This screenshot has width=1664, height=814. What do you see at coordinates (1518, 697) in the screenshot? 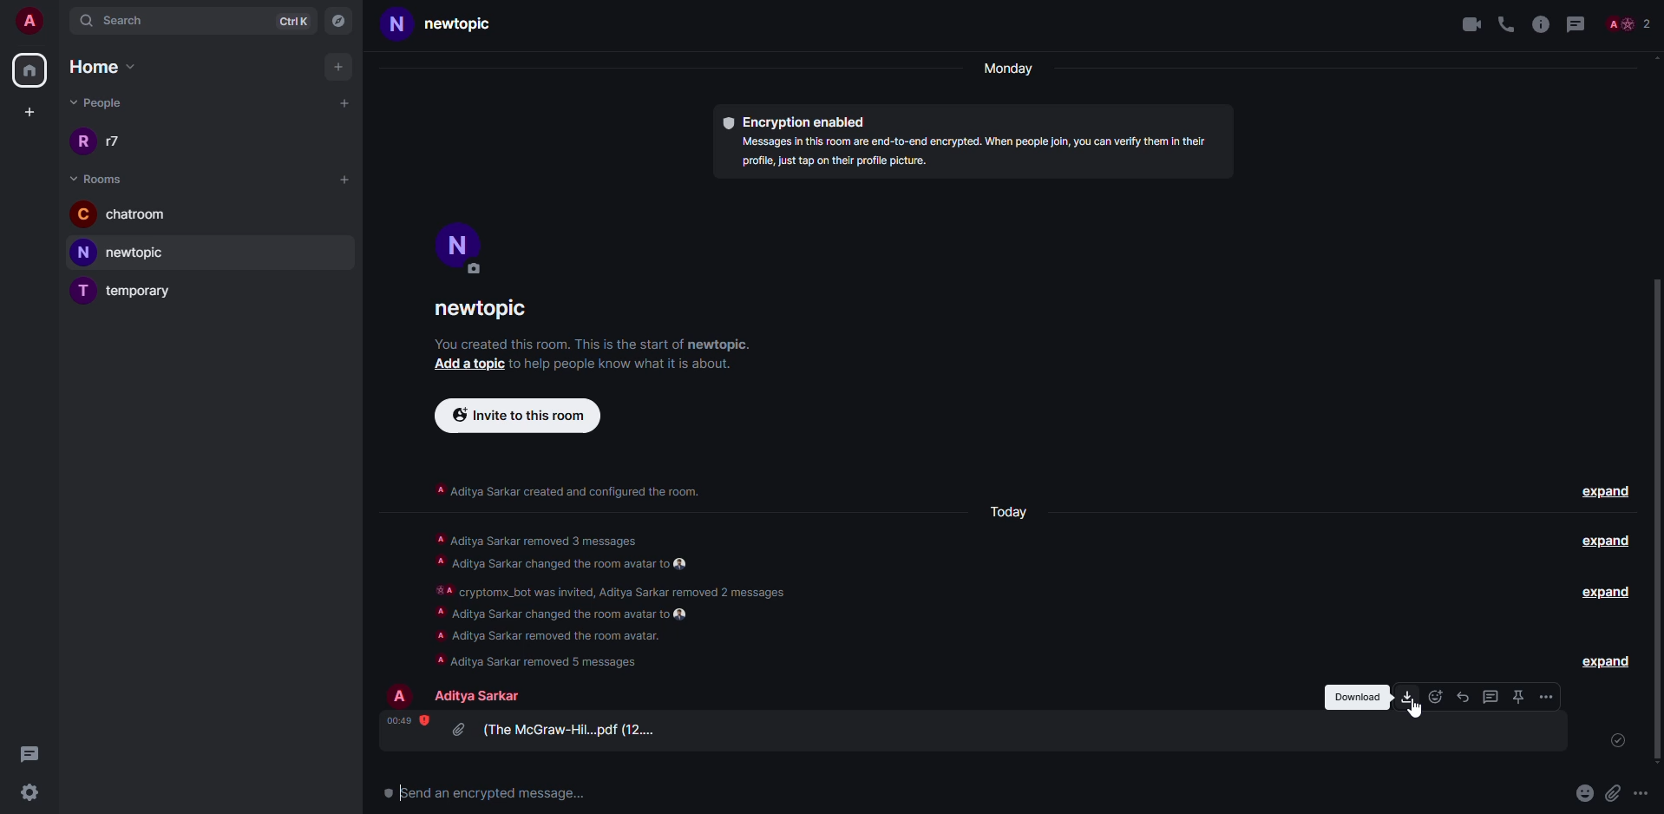
I see `pin` at bounding box center [1518, 697].